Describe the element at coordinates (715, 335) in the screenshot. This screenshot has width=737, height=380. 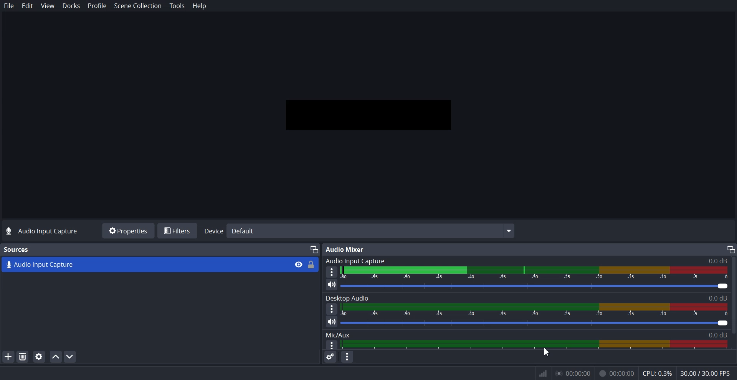
I see `0.0db` at that location.